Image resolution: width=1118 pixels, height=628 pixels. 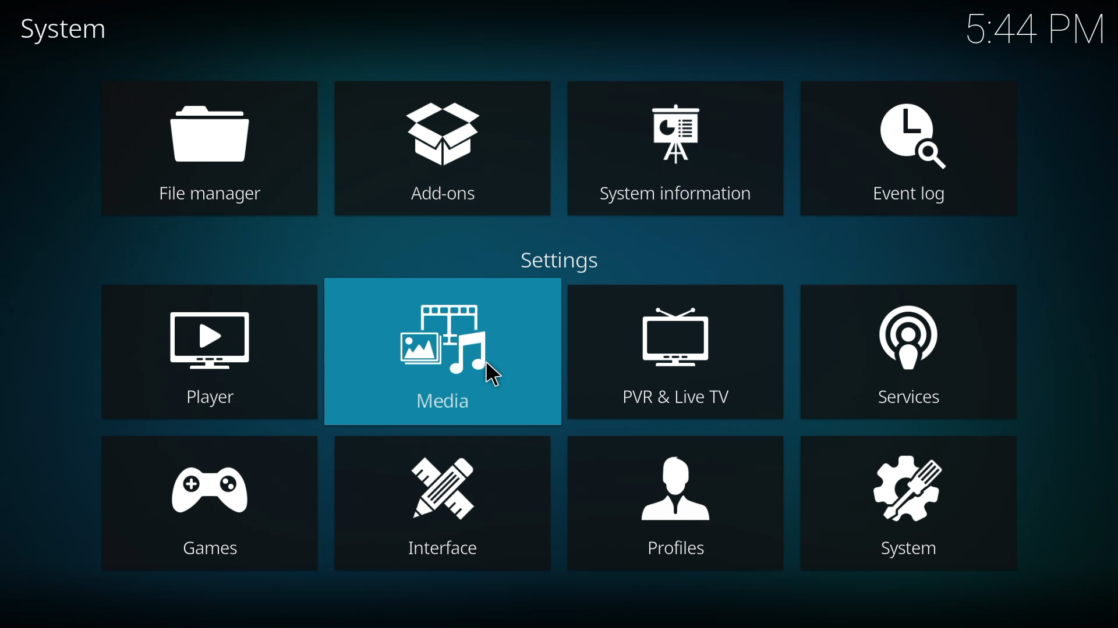 I want to click on profiles, so click(x=680, y=489).